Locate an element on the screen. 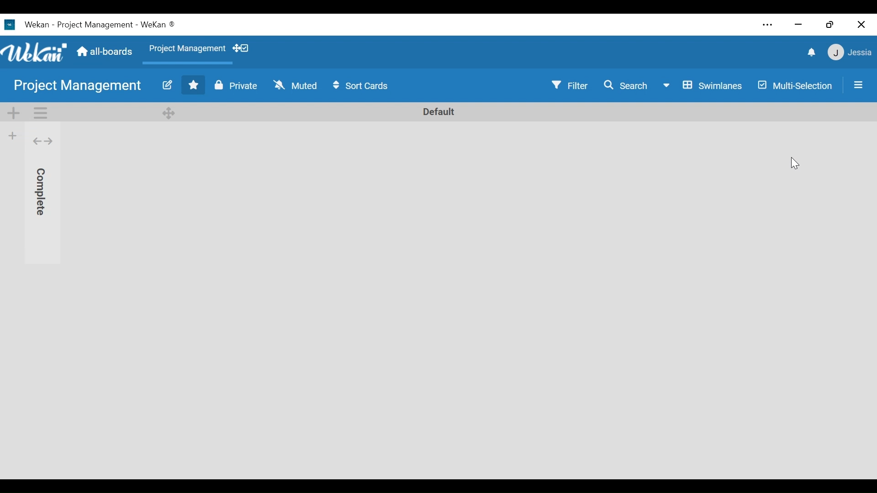 This screenshot has width=877, height=493. Sidebar is located at coordinates (858, 84).